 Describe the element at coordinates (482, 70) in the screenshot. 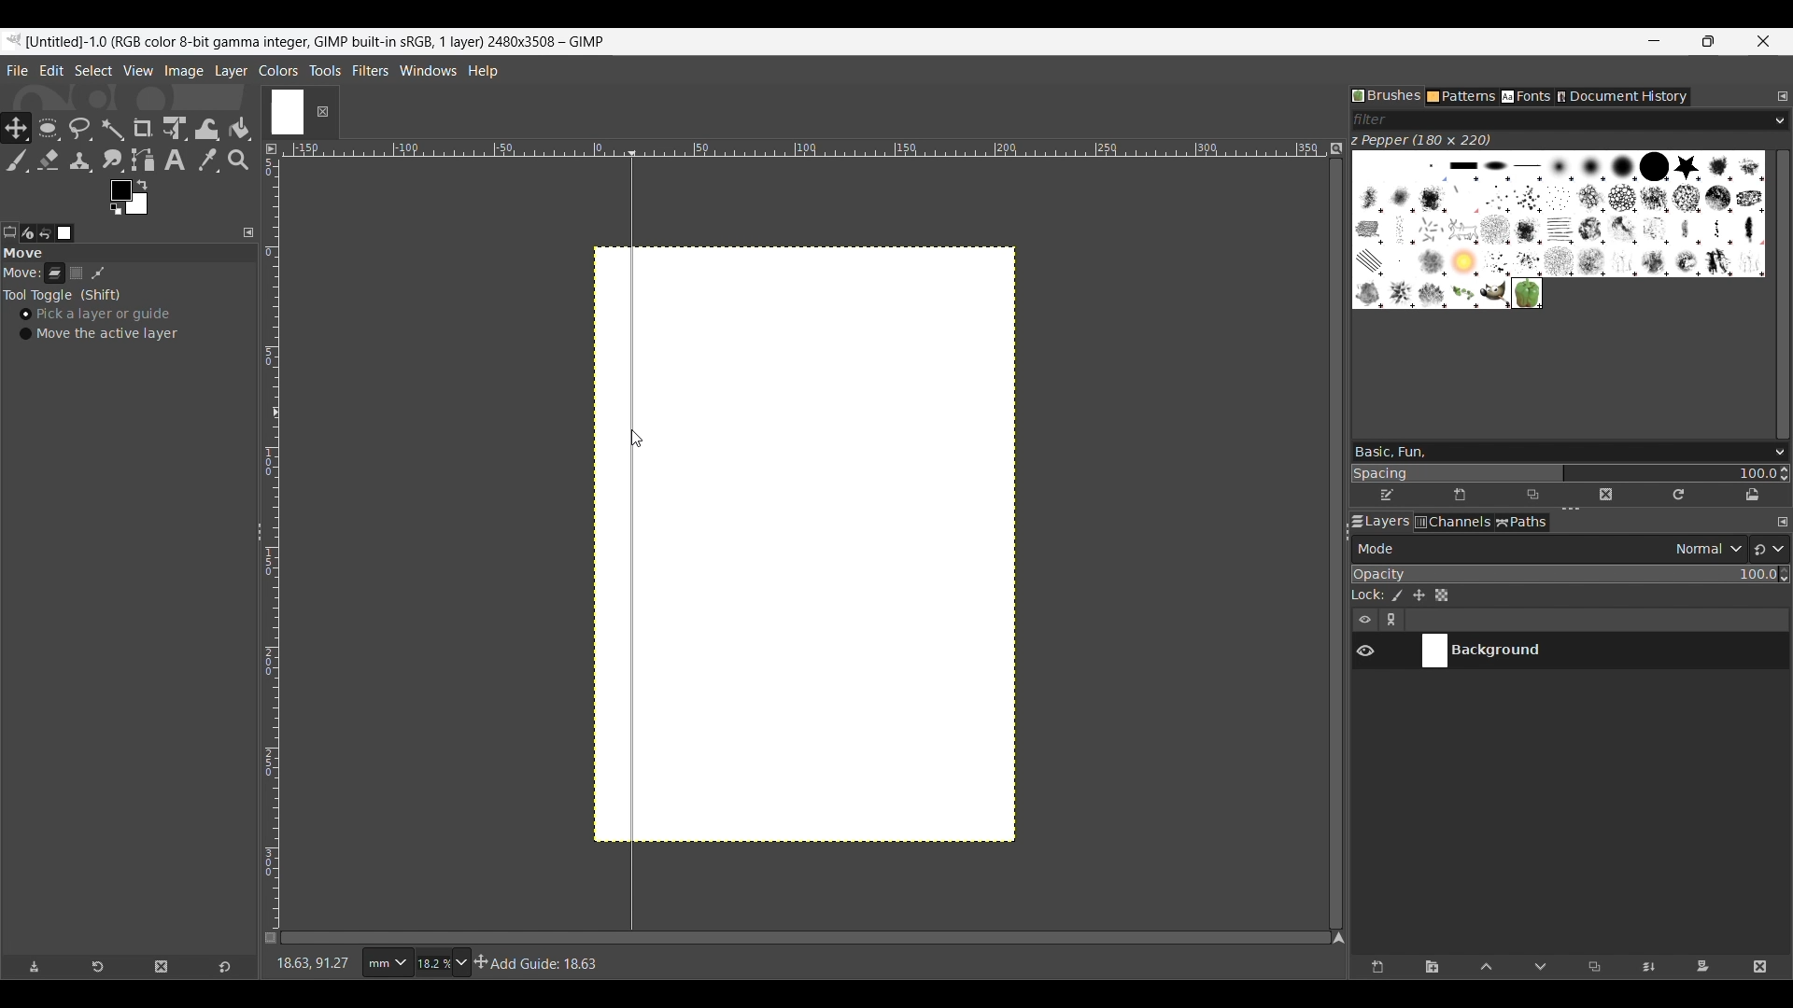

I see `Help menu` at that location.